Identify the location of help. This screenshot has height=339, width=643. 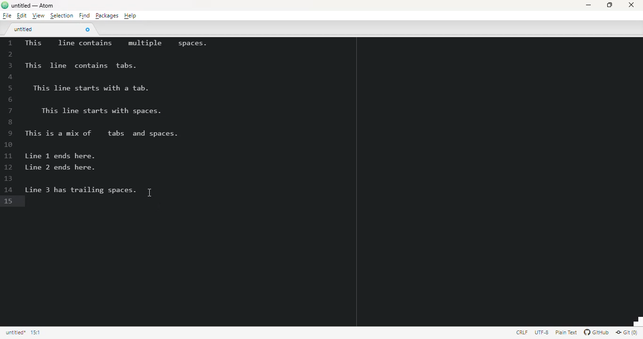
(130, 16).